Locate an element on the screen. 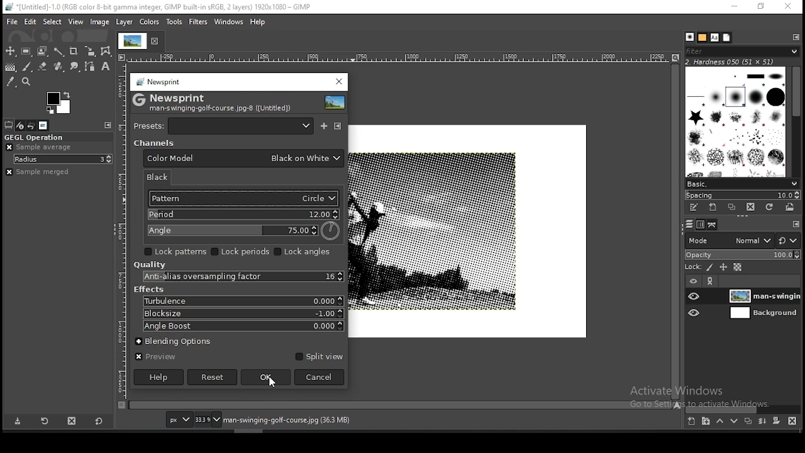 Image resolution: width=805 pixels, height=453 pixels. paths tool is located at coordinates (89, 66).